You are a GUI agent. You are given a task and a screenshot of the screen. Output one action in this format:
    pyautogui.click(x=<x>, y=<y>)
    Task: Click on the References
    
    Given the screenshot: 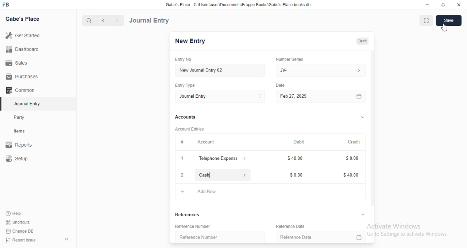 What is the action you would take?
    pyautogui.click(x=186, y=214)
    